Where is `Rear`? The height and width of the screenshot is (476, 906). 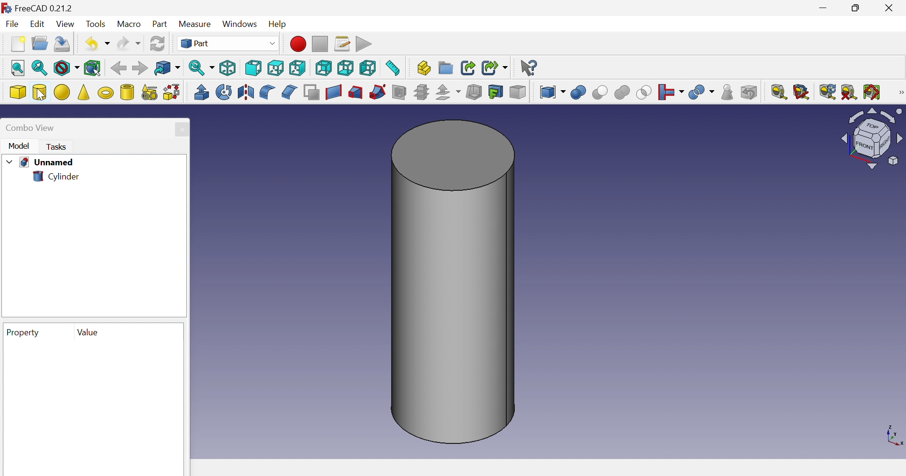 Rear is located at coordinates (325, 68).